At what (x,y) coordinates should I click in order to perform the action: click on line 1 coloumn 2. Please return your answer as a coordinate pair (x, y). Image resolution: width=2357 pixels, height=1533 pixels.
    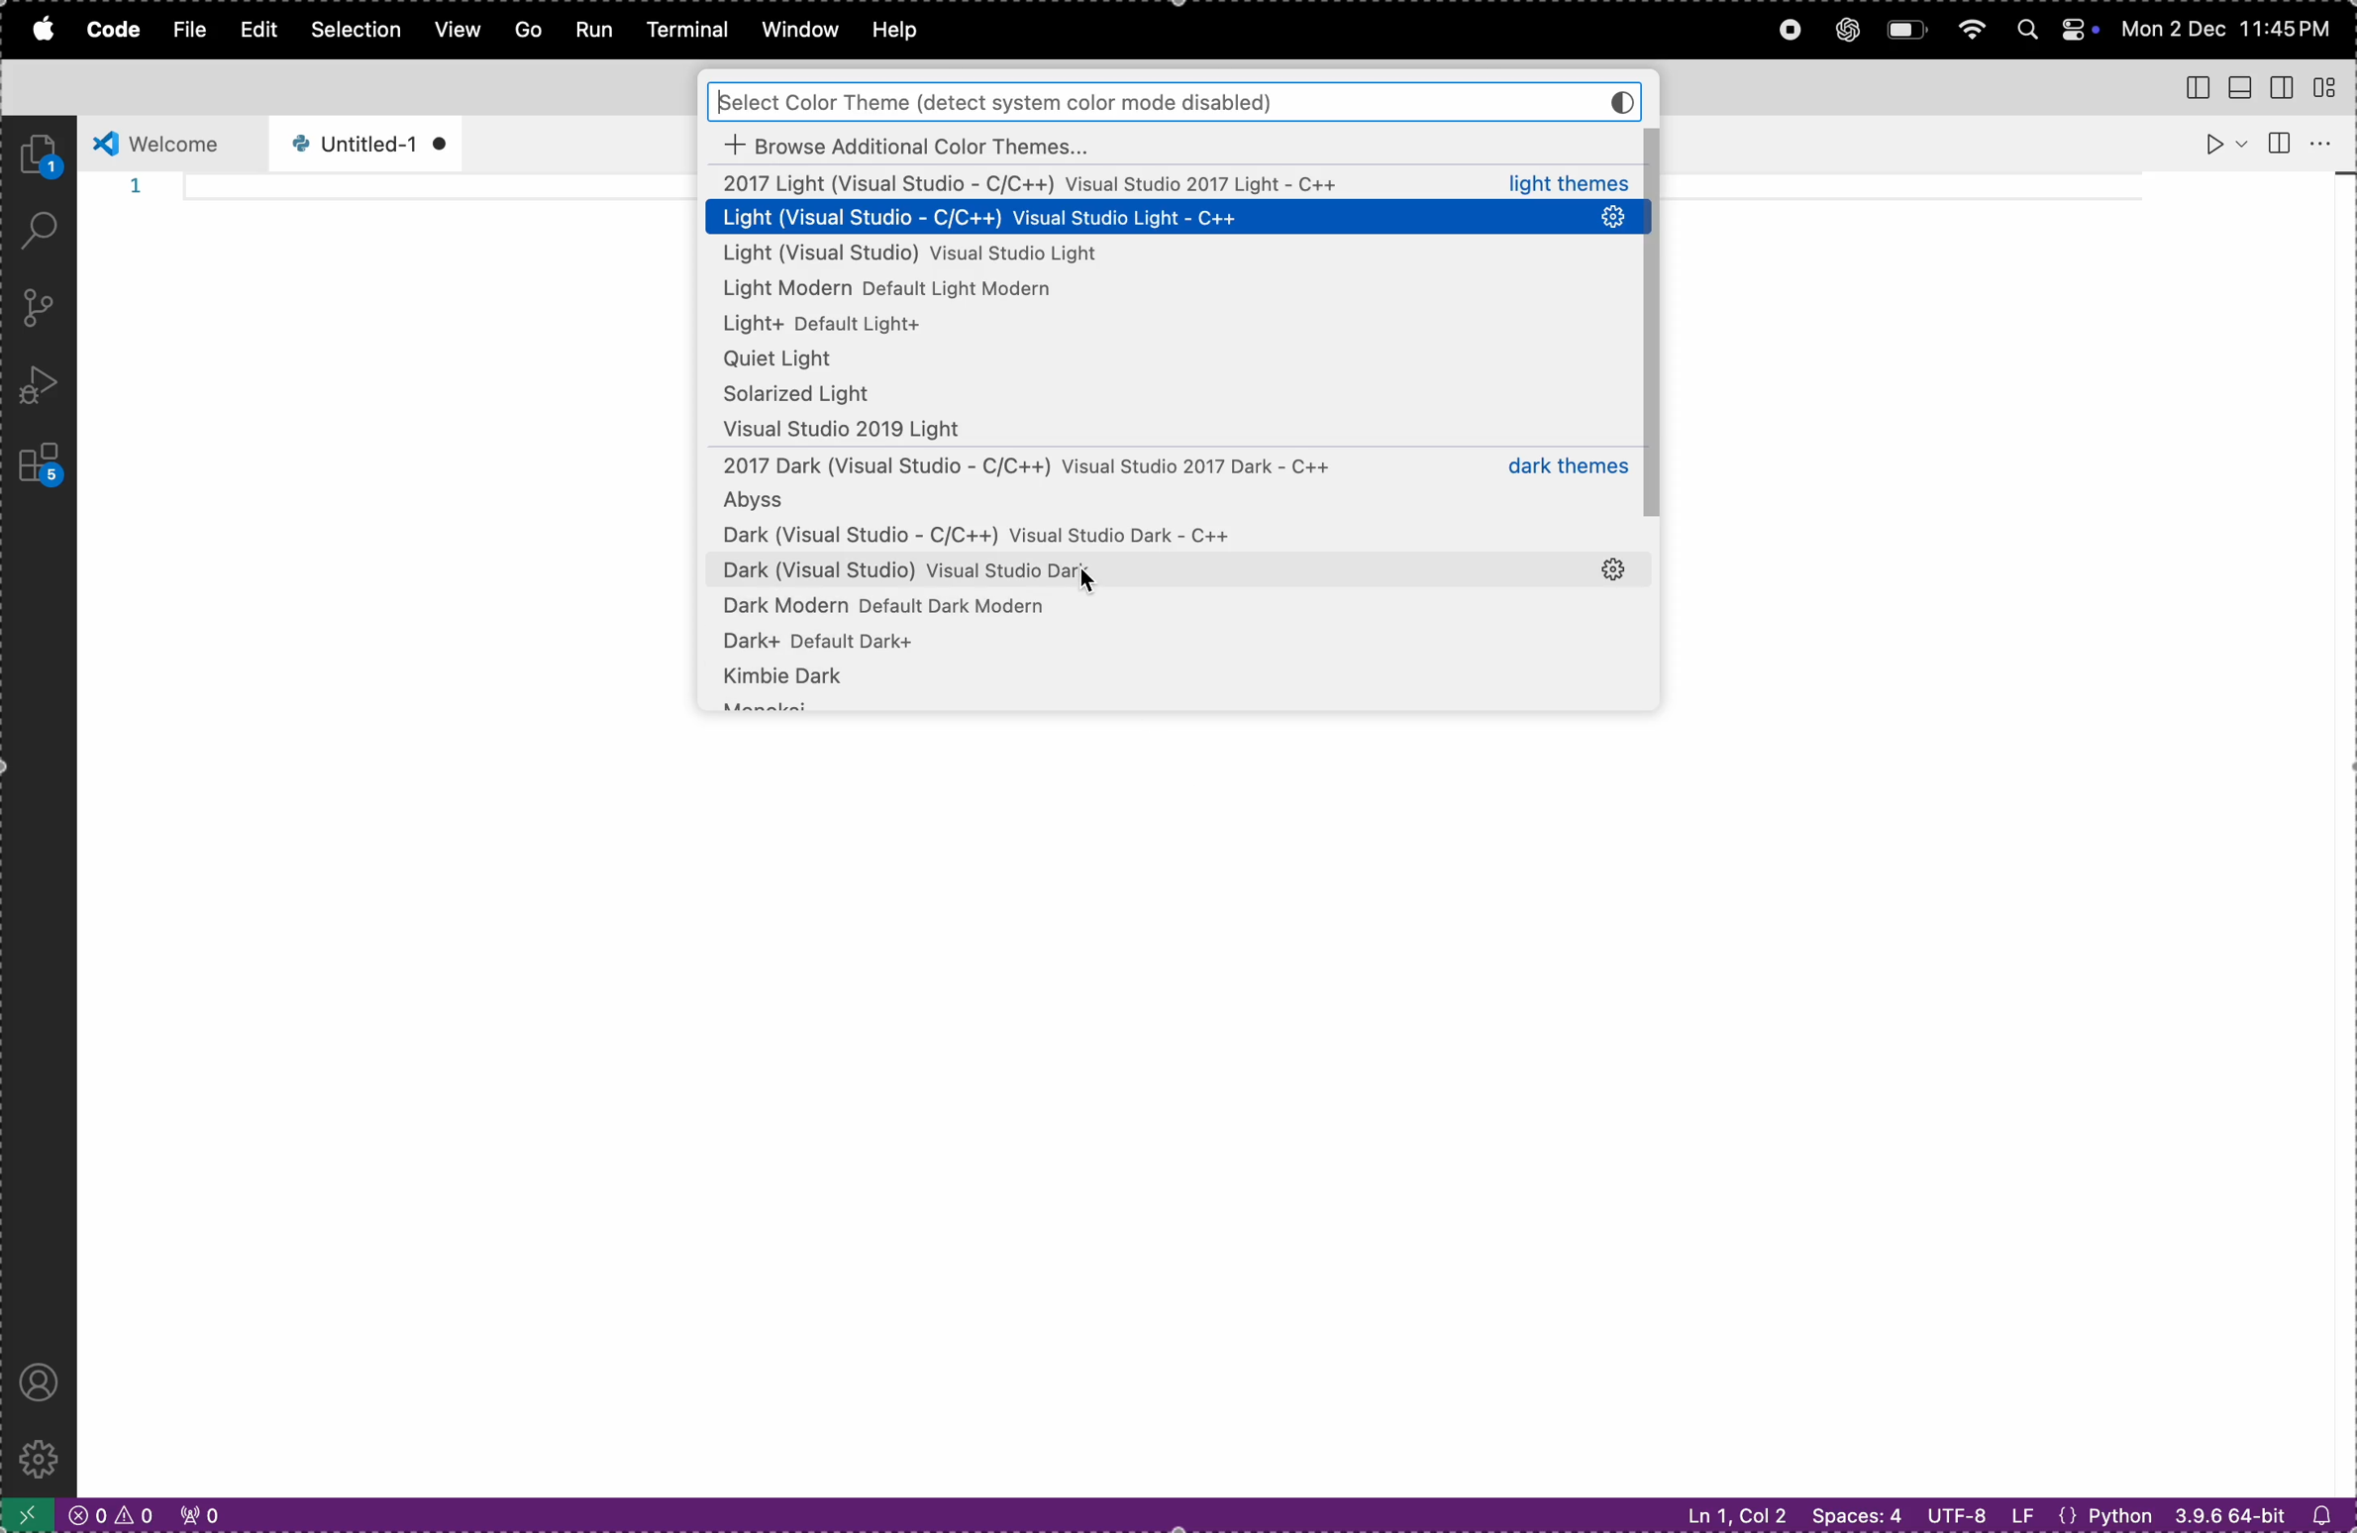
    Looking at the image, I should click on (1730, 1516).